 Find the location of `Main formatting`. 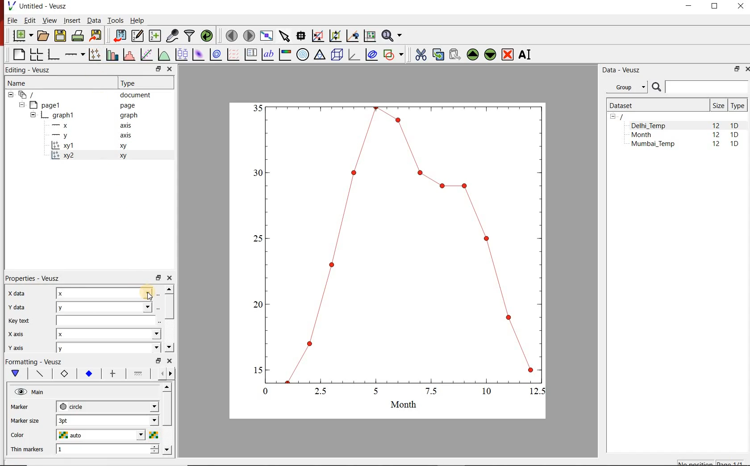

Main formatting is located at coordinates (14, 374).